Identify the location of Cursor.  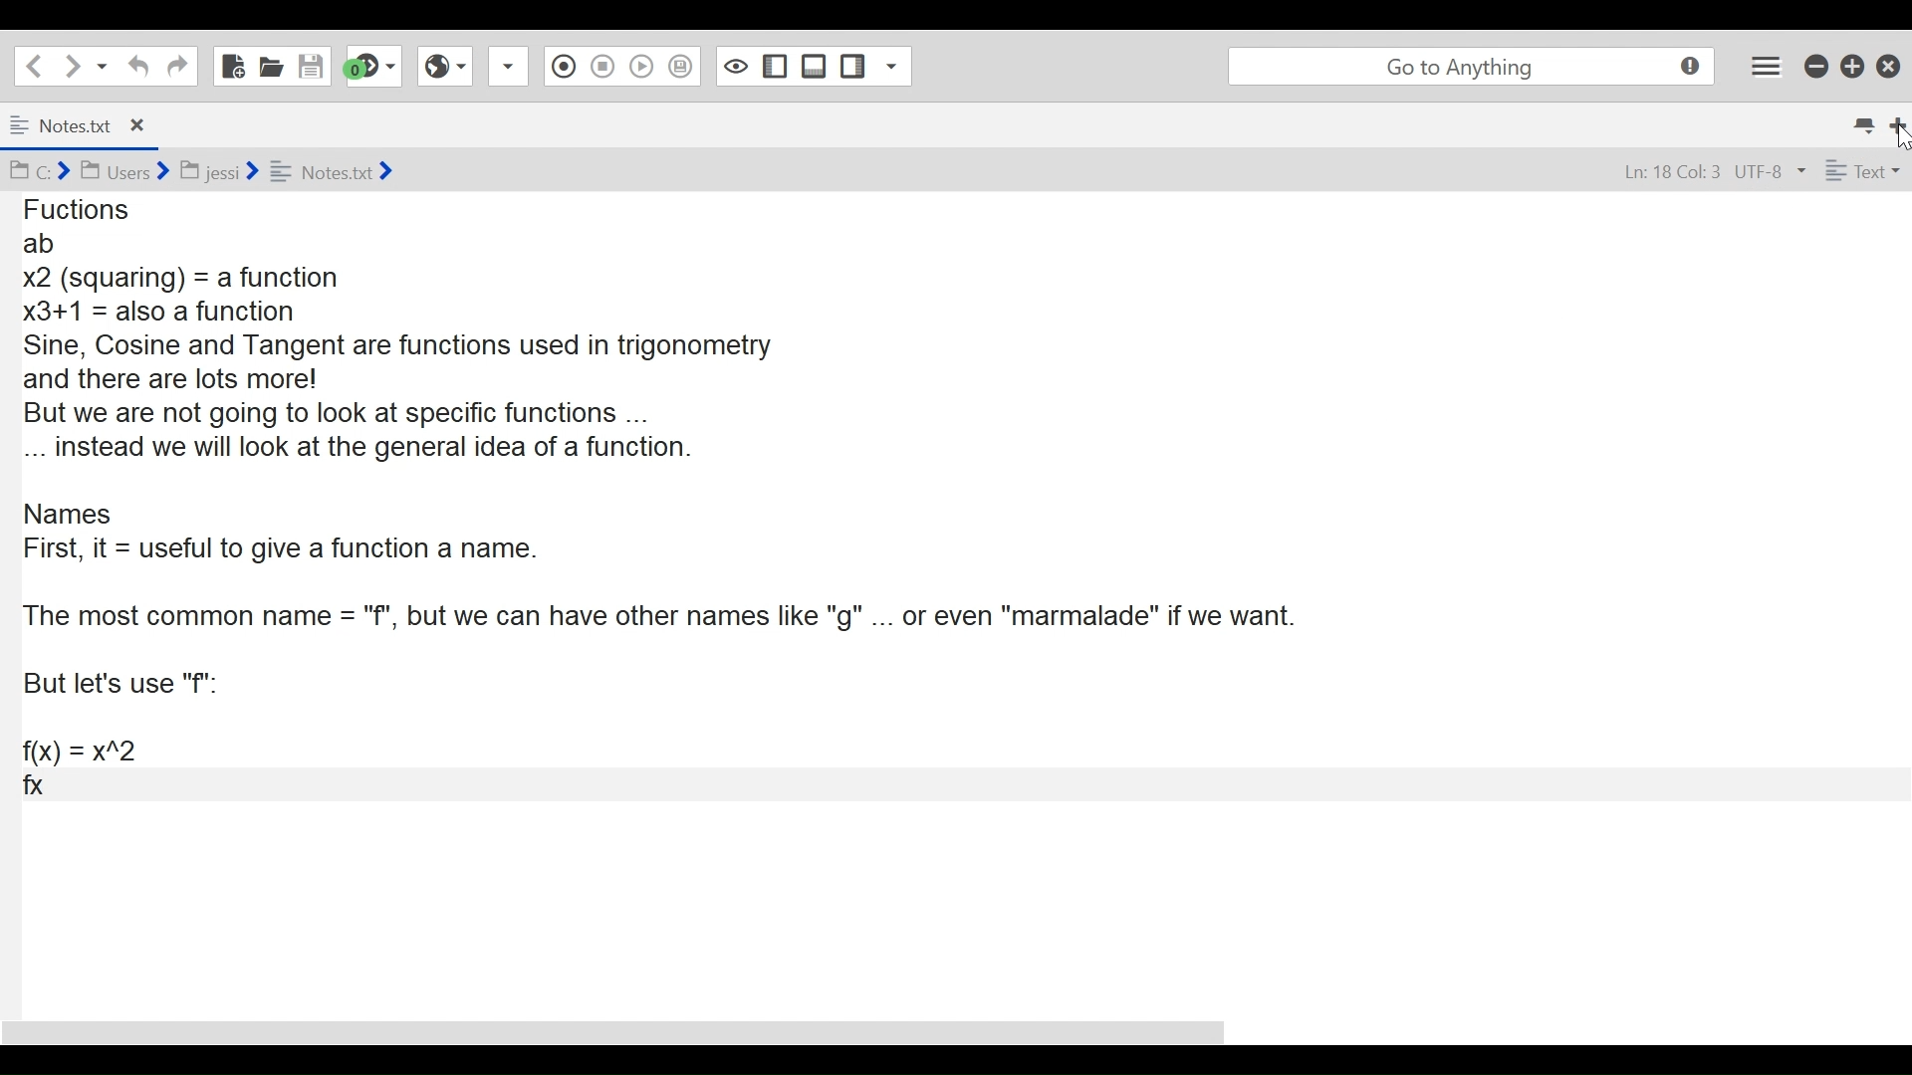
(1899, 139).